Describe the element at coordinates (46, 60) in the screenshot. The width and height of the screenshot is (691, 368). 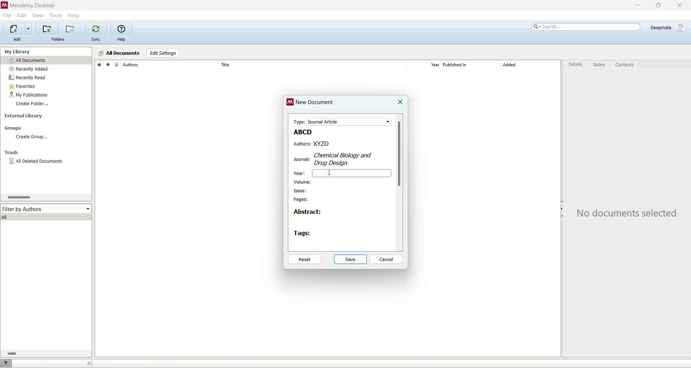
I see `all documents` at that location.